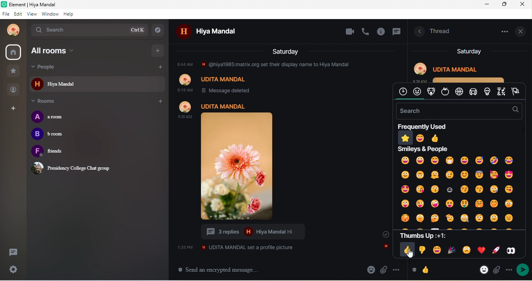  I want to click on scroll to most recent message, so click(382, 234).